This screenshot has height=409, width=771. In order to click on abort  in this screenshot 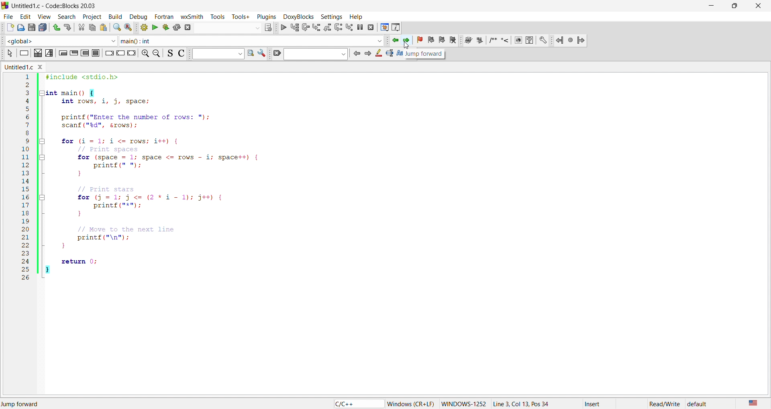, I will do `click(189, 27)`.